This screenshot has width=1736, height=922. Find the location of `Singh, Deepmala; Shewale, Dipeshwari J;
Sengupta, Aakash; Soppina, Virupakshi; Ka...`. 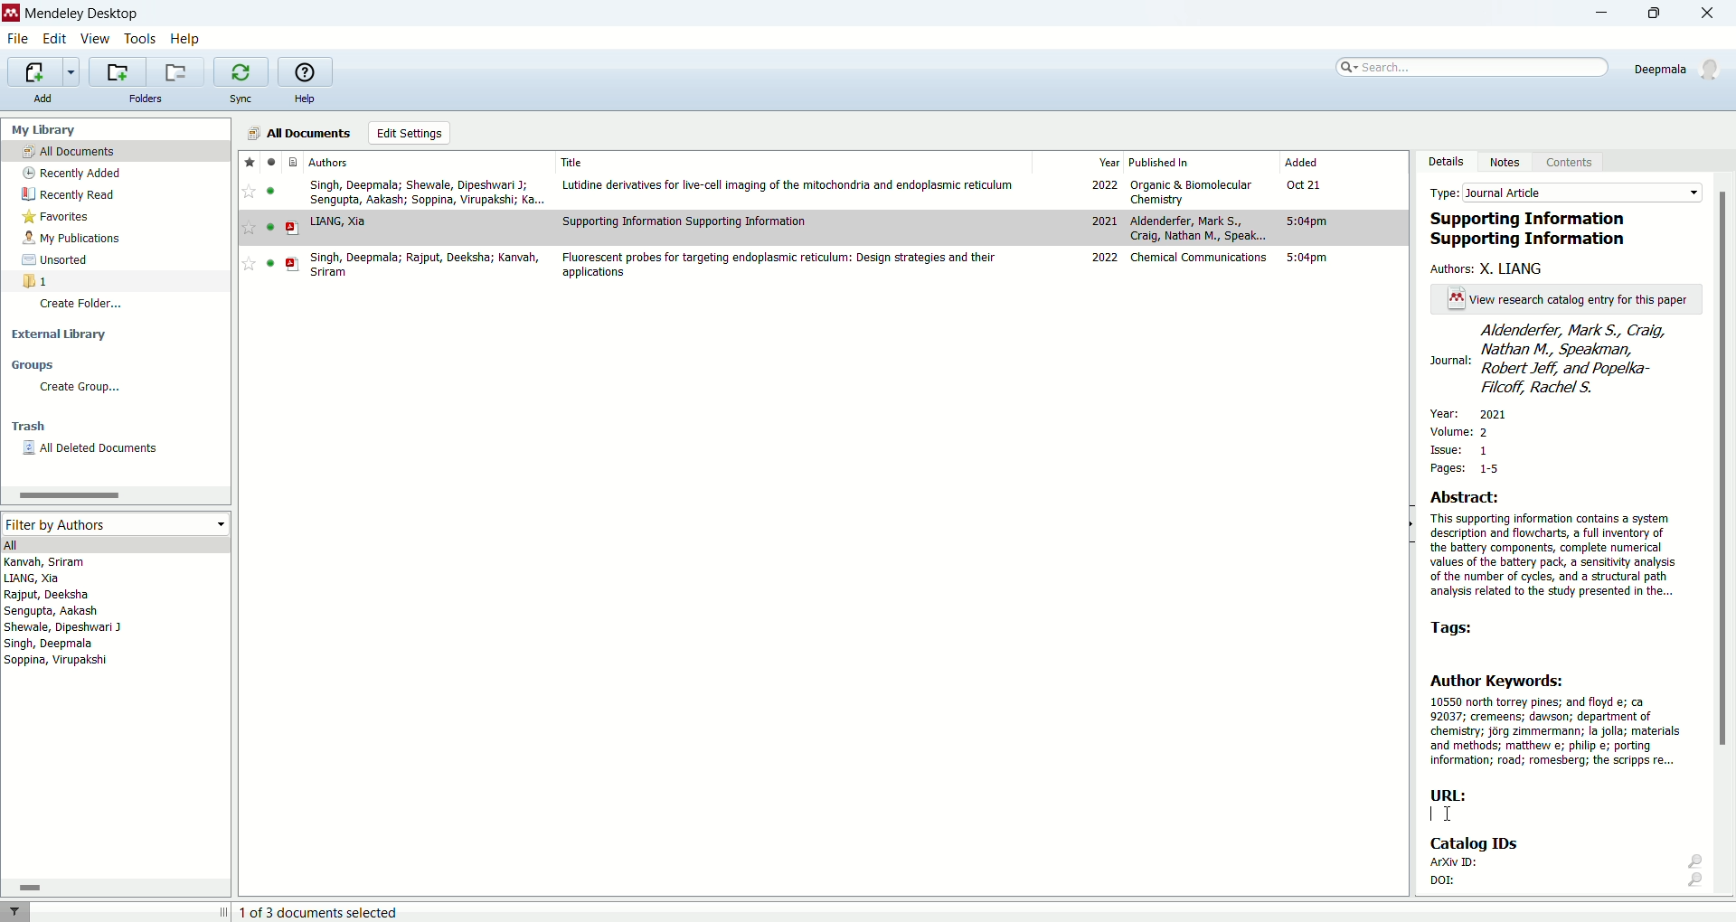

Singh, Deepmala; Shewale, Dipeshwari J;
Sengupta, Aakash; Soppina, Virupakshi; Ka... is located at coordinates (428, 193).